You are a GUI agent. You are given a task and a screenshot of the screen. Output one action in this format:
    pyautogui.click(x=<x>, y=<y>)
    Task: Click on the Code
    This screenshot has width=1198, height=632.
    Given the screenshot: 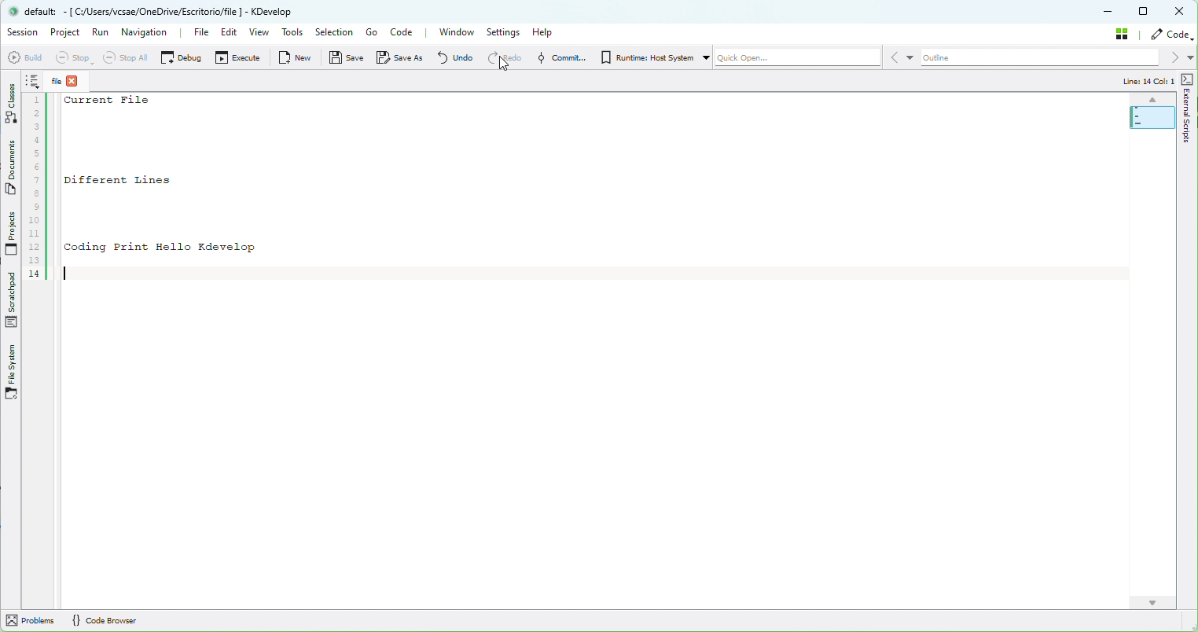 What is the action you would take?
    pyautogui.click(x=1168, y=35)
    